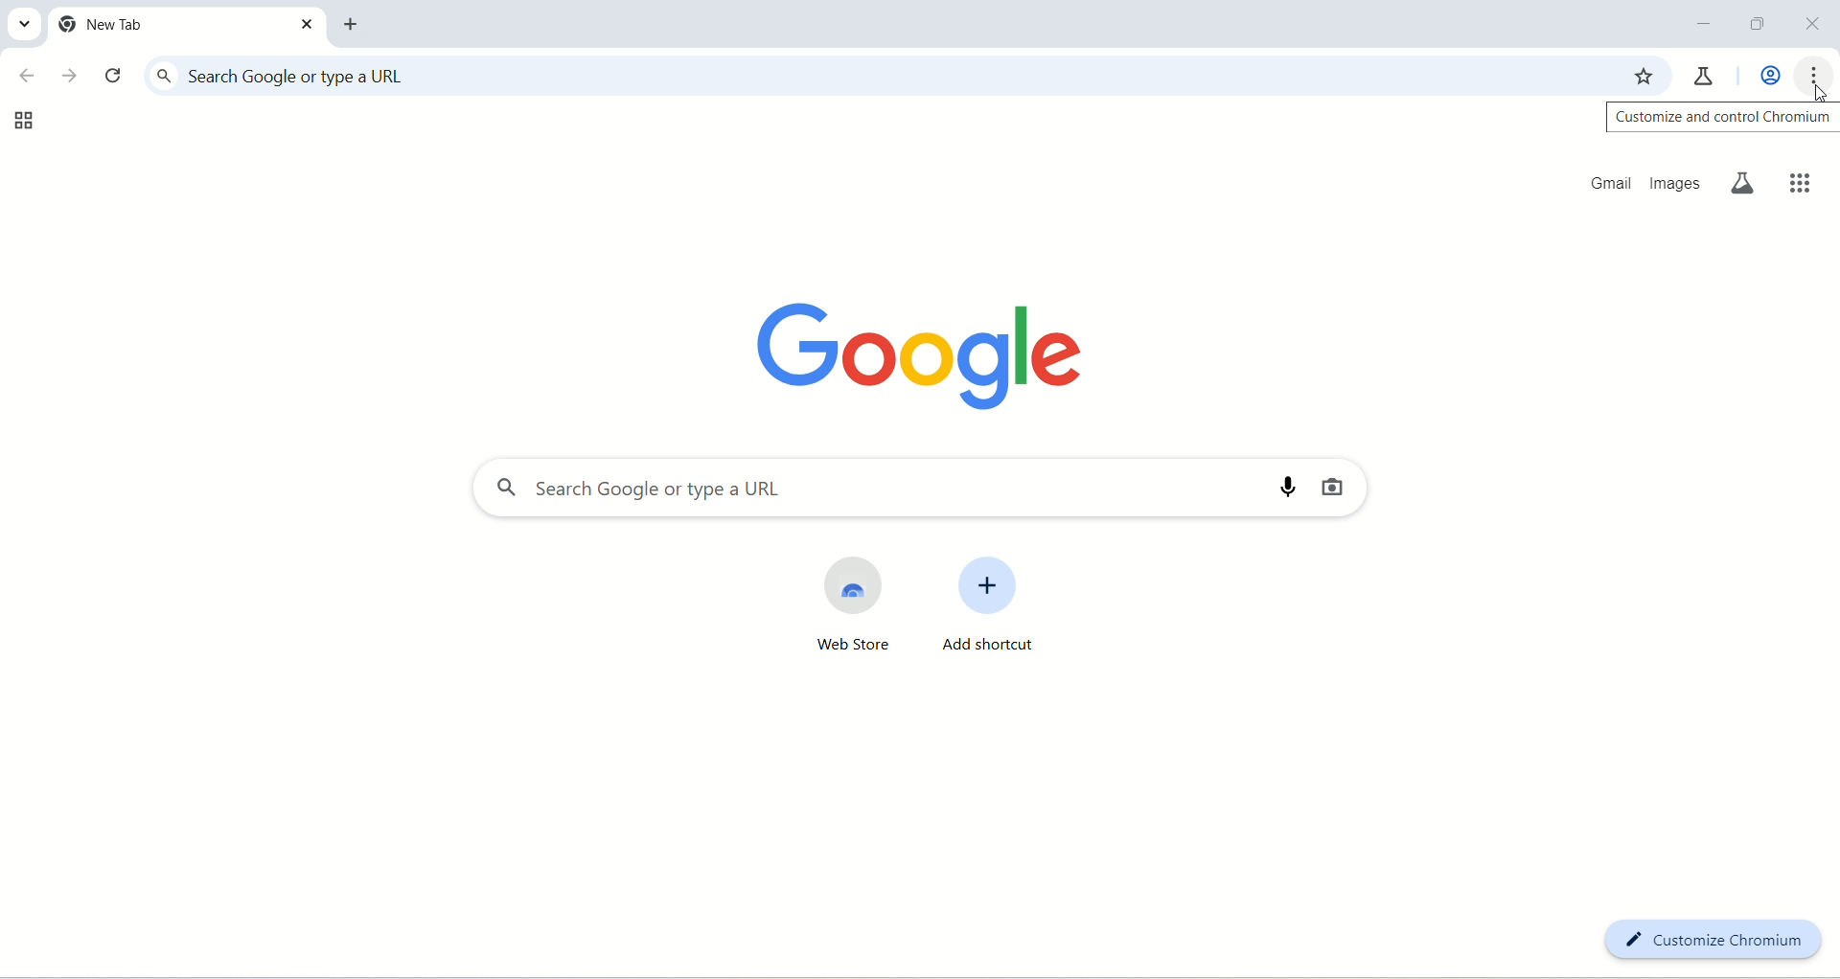  I want to click on go forward, so click(68, 73).